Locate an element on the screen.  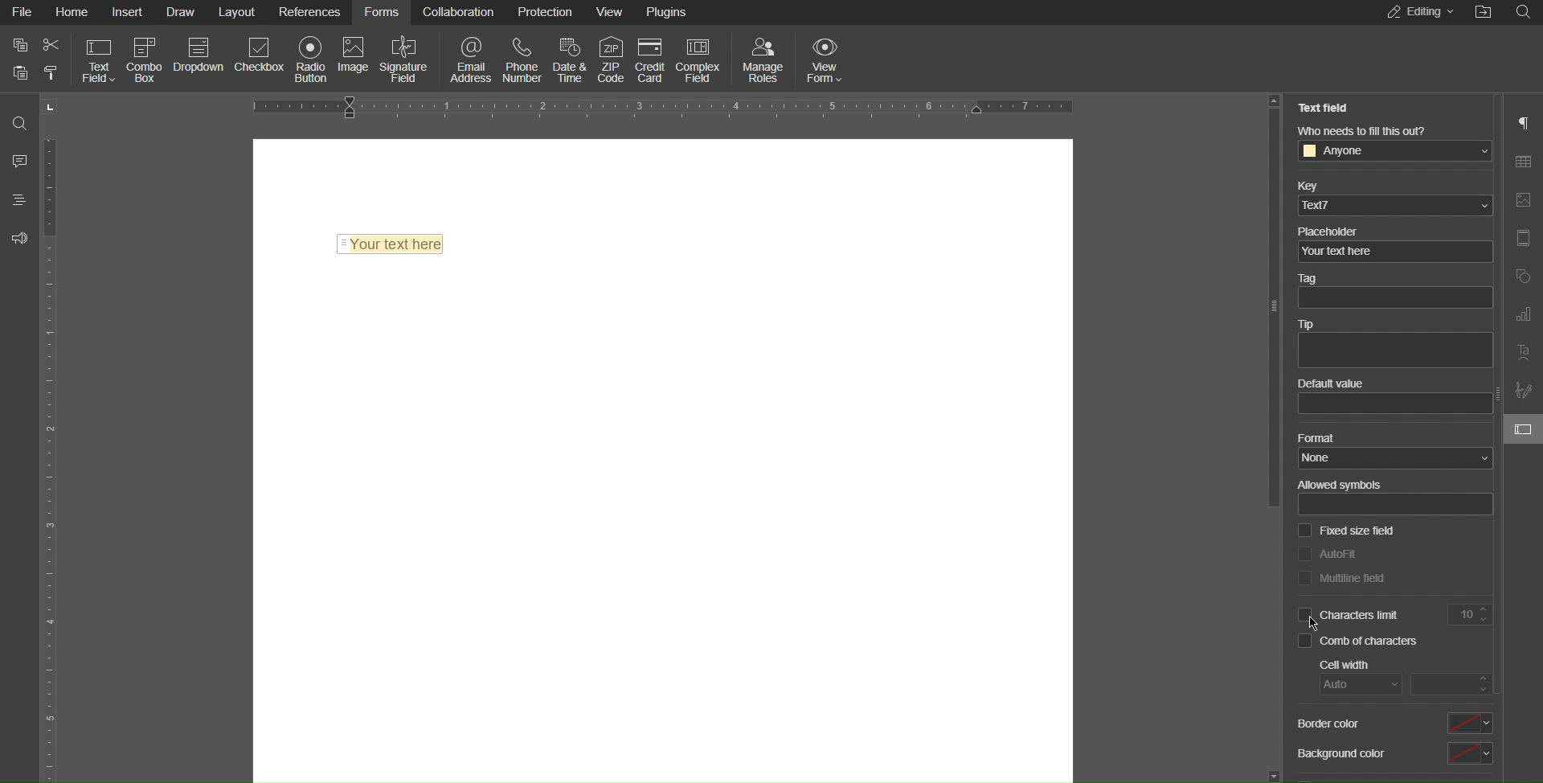
Border color is located at coordinates (1393, 723).